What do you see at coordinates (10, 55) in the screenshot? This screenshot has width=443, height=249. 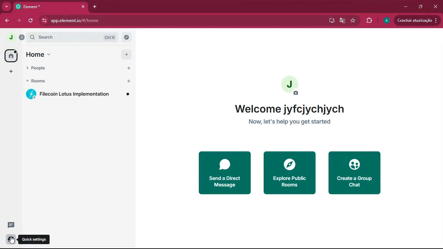 I see `home` at bounding box center [10, 55].